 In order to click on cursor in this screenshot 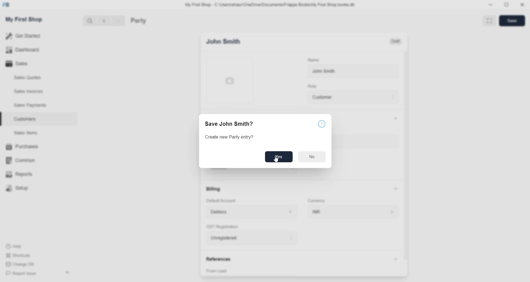, I will do `click(275, 160)`.